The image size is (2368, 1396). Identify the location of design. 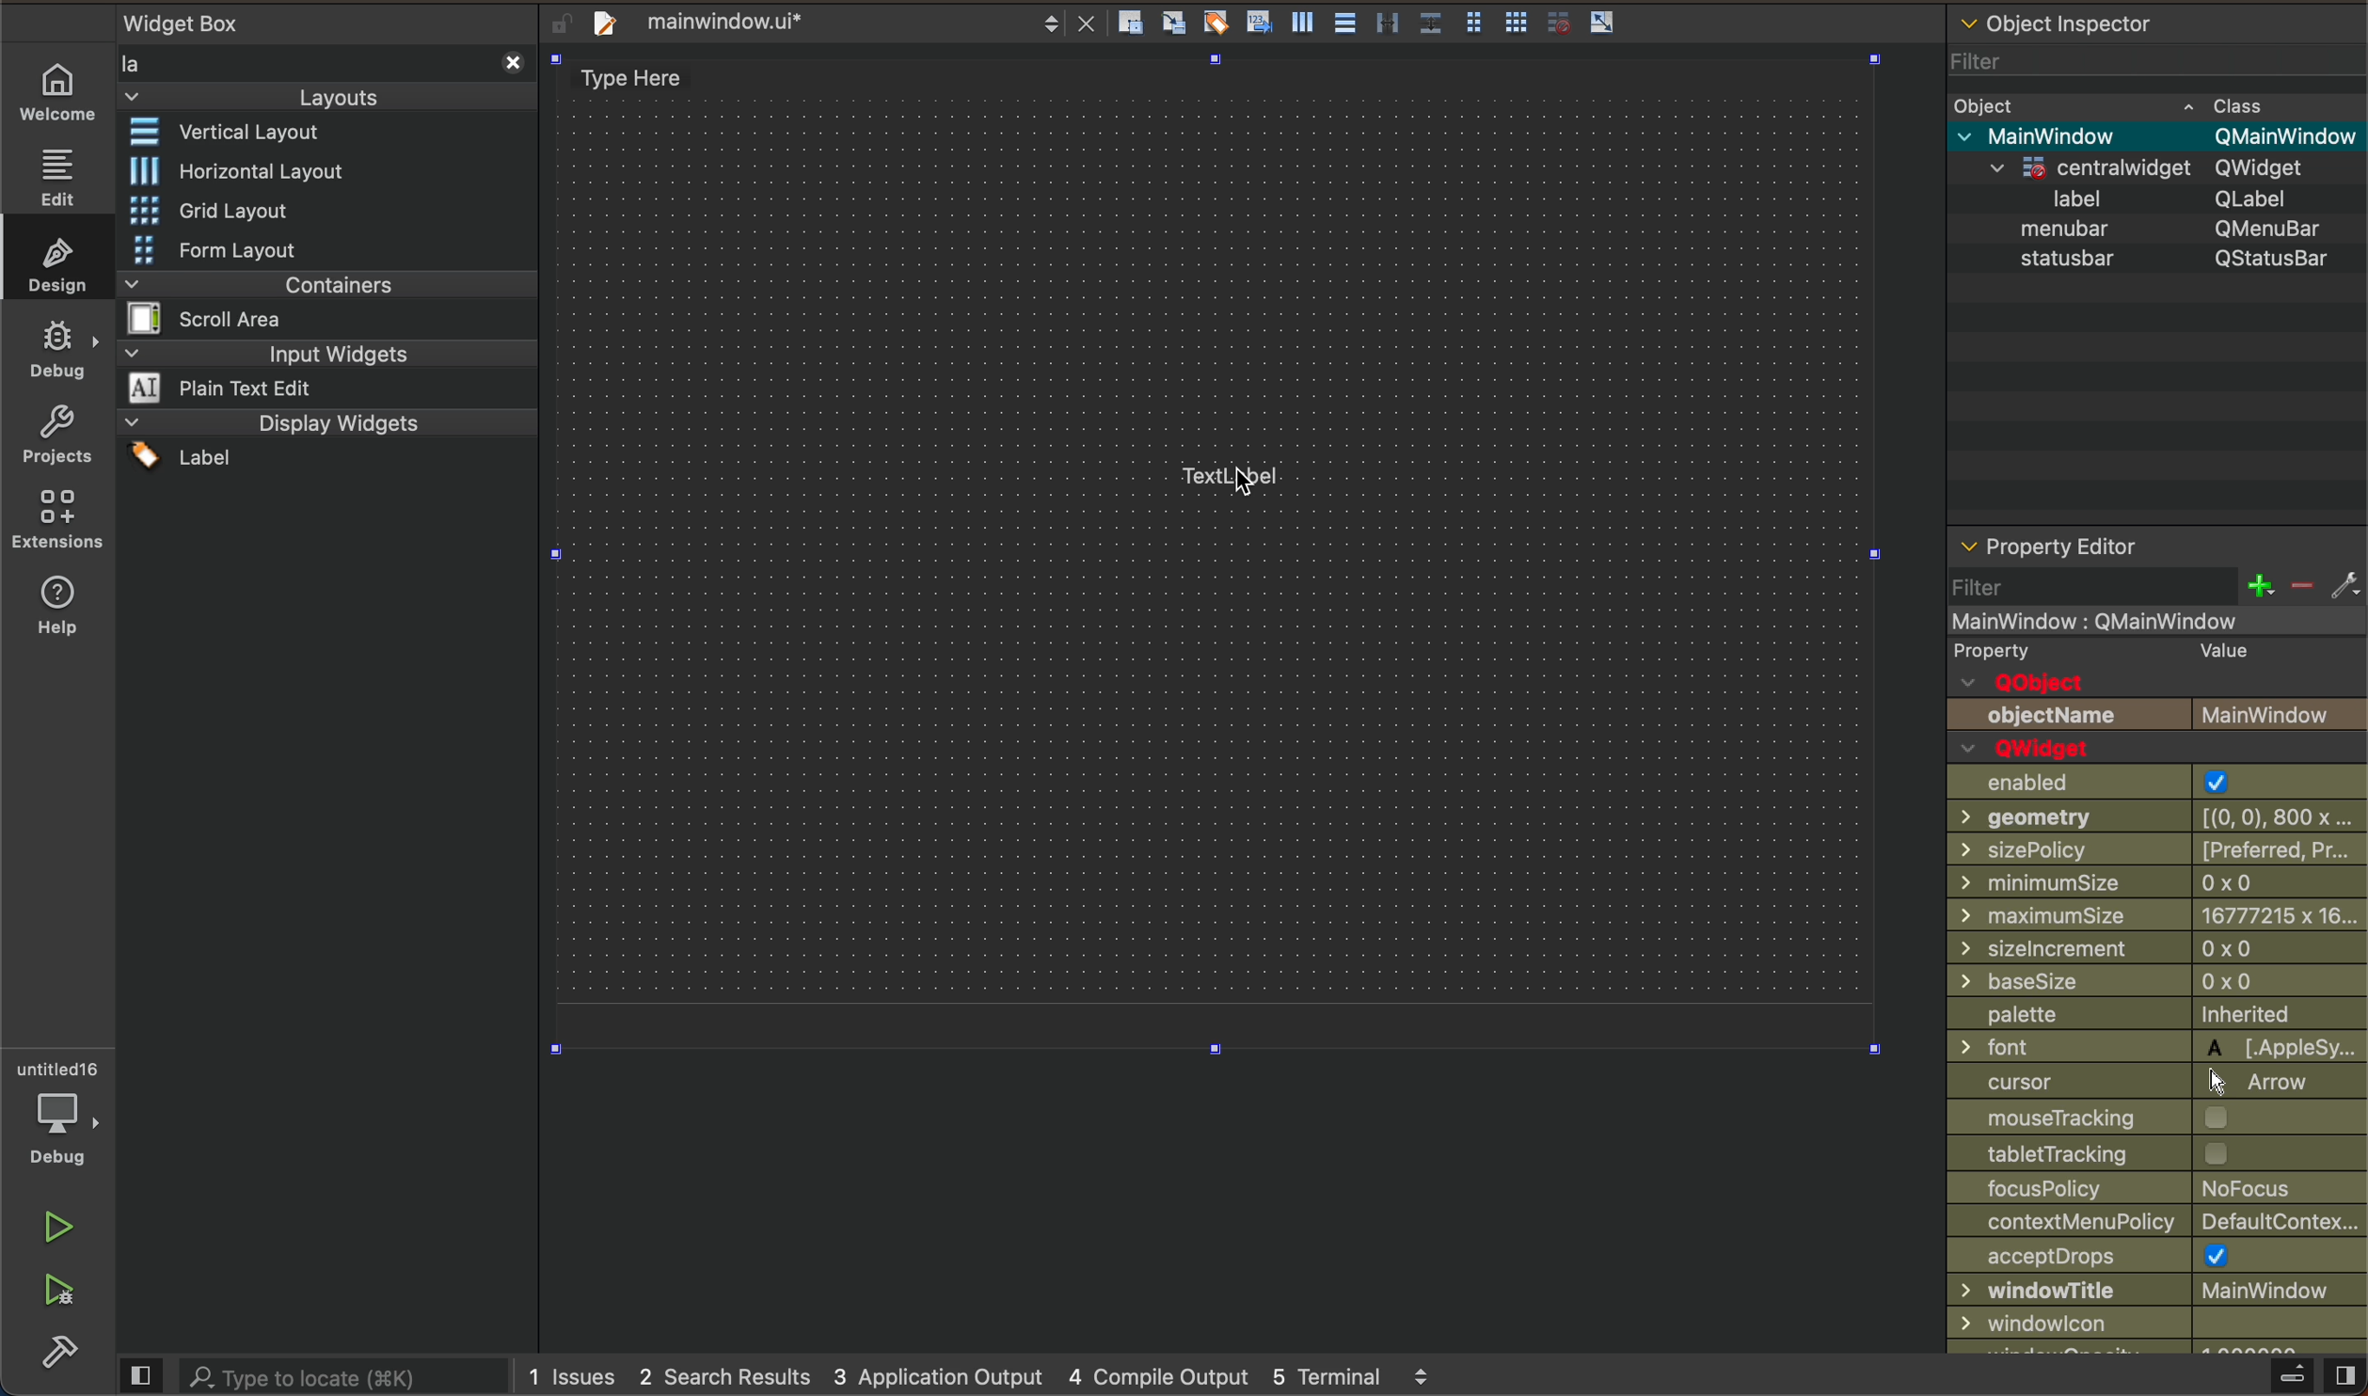
(63, 262).